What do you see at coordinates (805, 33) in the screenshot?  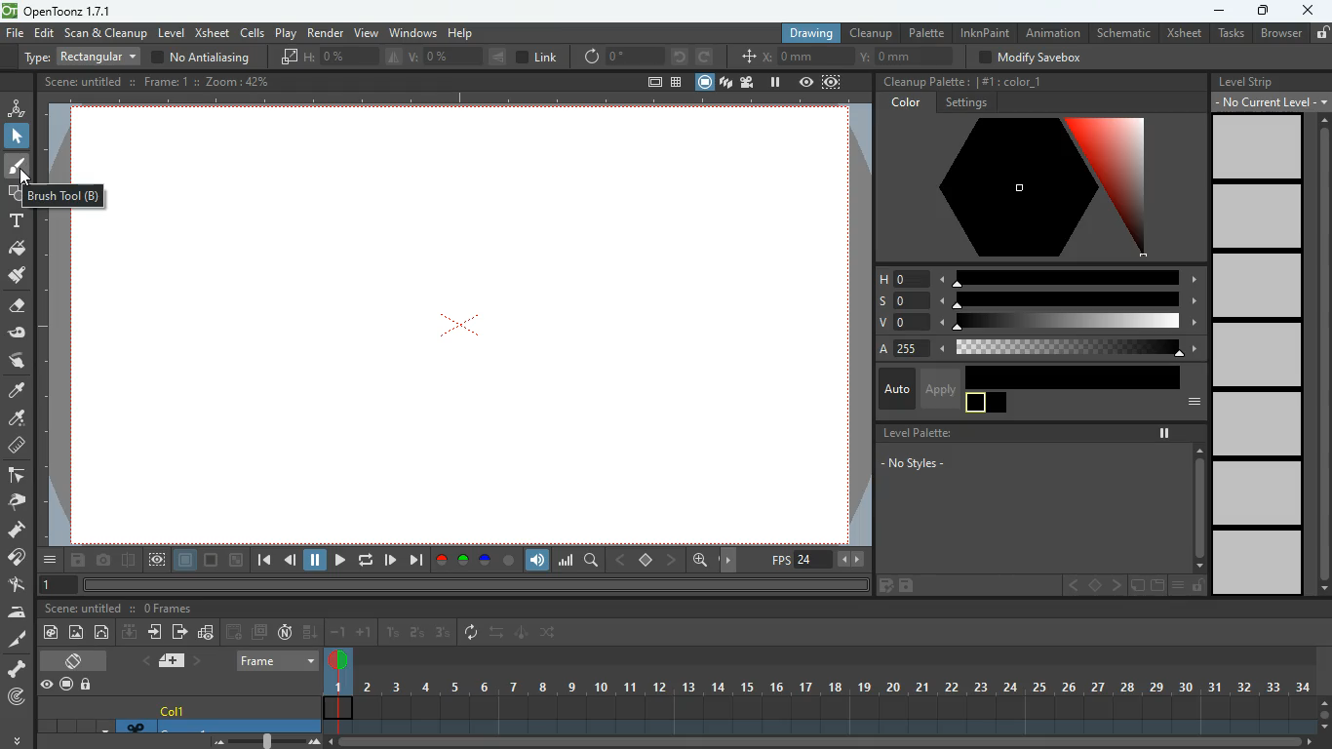 I see `drawing` at bounding box center [805, 33].